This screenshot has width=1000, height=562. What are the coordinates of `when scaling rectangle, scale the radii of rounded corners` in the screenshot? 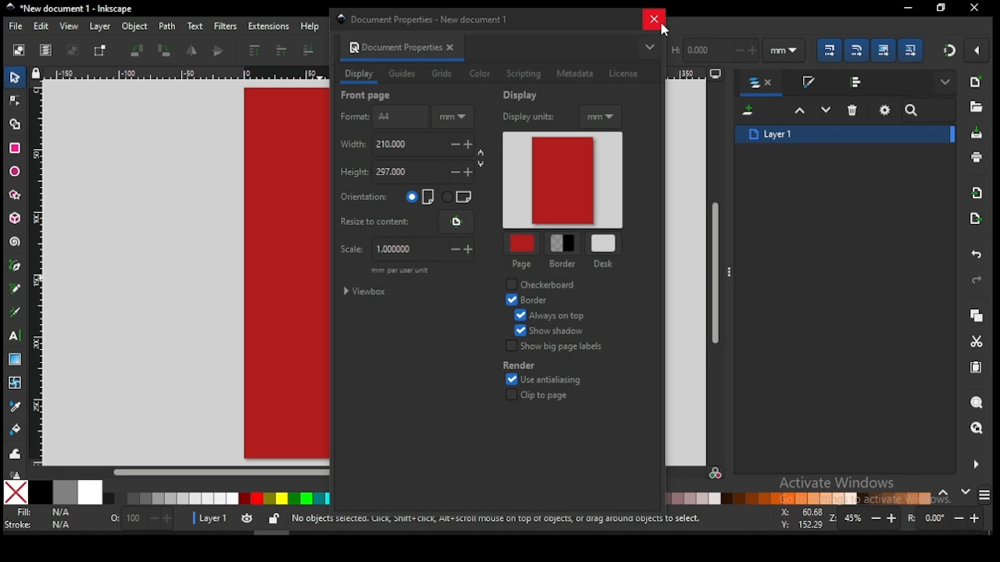 It's located at (855, 50).